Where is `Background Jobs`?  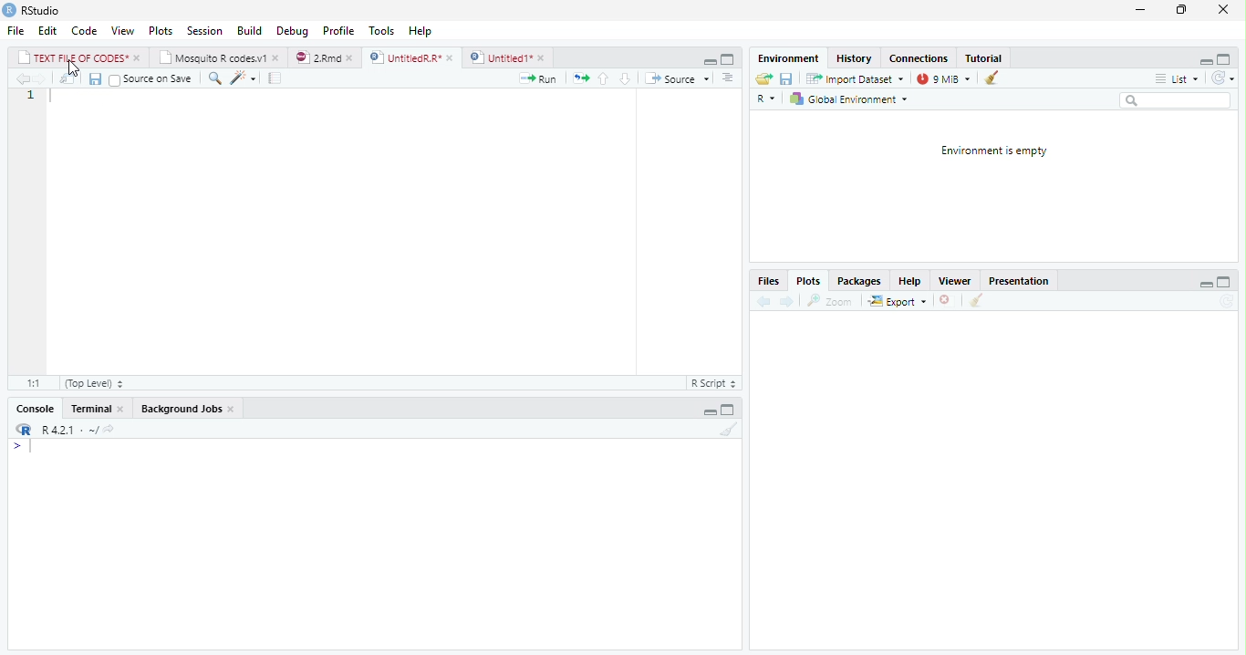 Background Jobs is located at coordinates (187, 411).